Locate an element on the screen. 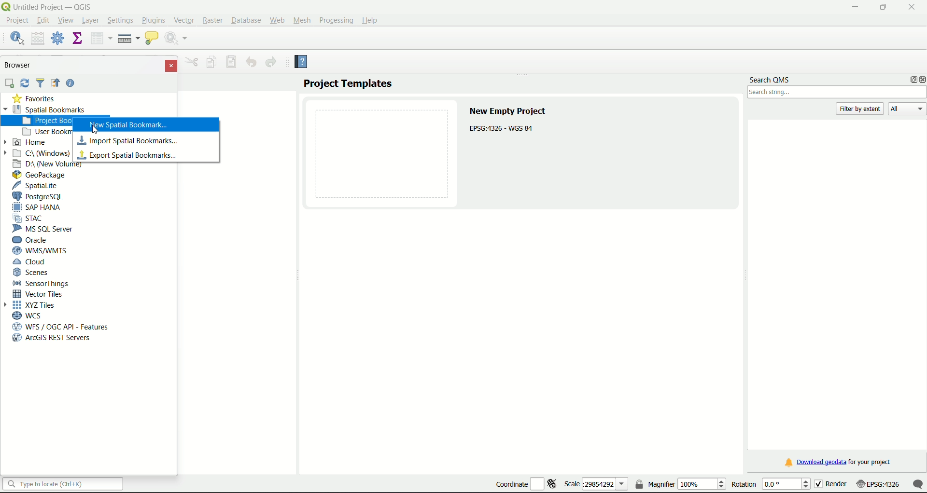 Image resolution: width=927 pixels, height=493 pixels. Vector Tiles is located at coordinates (41, 294).